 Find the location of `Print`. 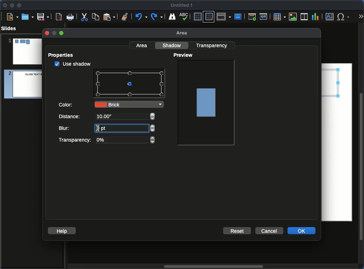

Print is located at coordinates (70, 17).